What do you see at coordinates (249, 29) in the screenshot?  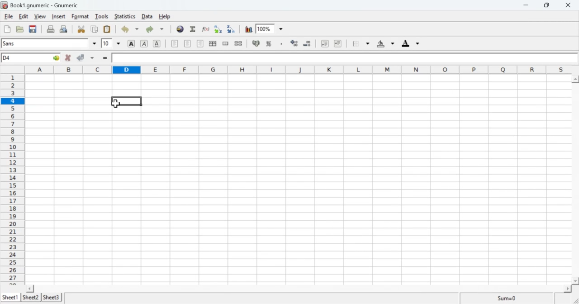 I see `Chart` at bounding box center [249, 29].